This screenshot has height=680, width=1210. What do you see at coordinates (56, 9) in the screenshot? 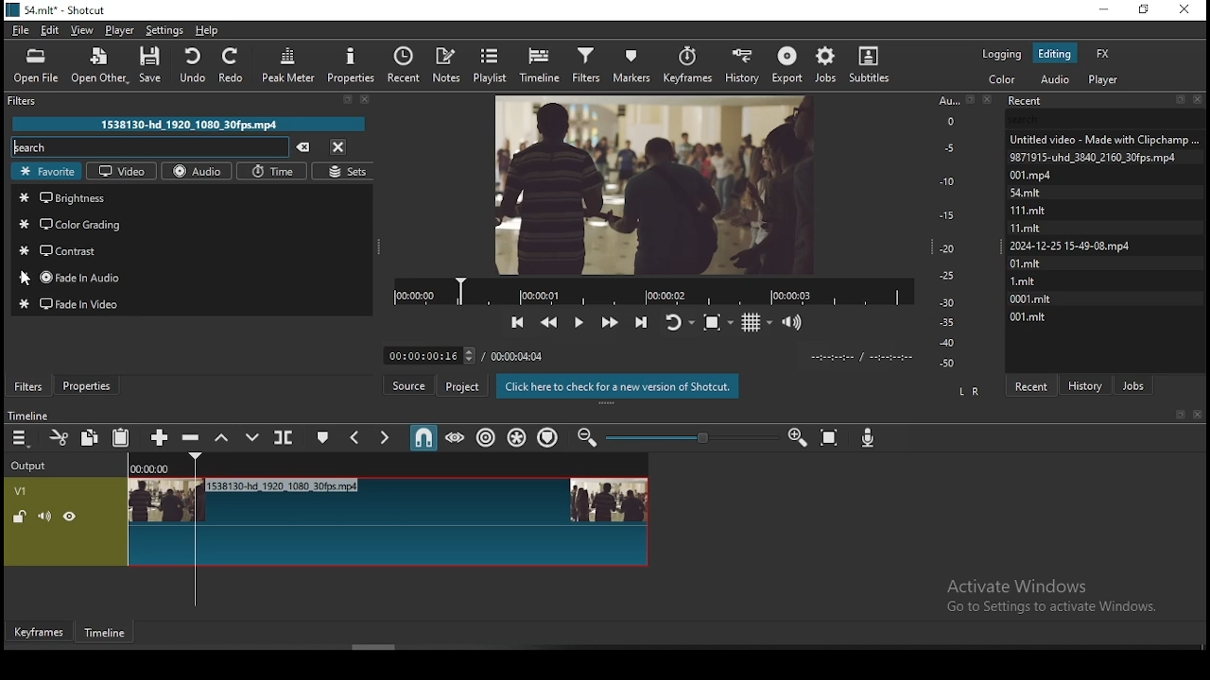
I see `S4.mit* - Shotcut` at bounding box center [56, 9].